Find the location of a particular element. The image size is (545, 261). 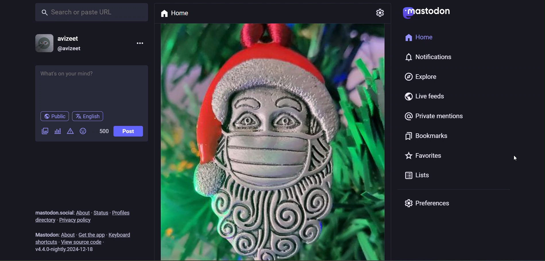

profiles is located at coordinates (124, 211).